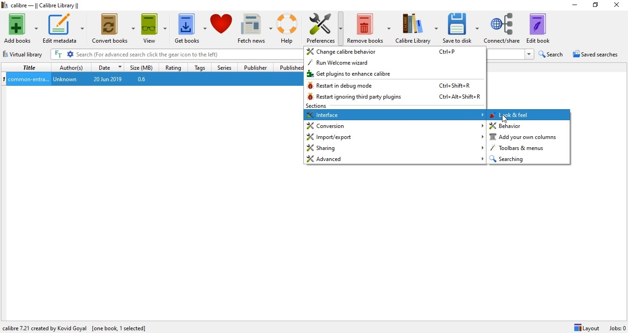  What do you see at coordinates (109, 67) in the screenshot?
I see `Date` at bounding box center [109, 67].